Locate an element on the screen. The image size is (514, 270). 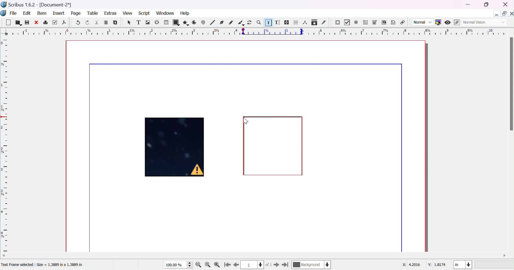
PDF text field is located at coordinates (366, 22).